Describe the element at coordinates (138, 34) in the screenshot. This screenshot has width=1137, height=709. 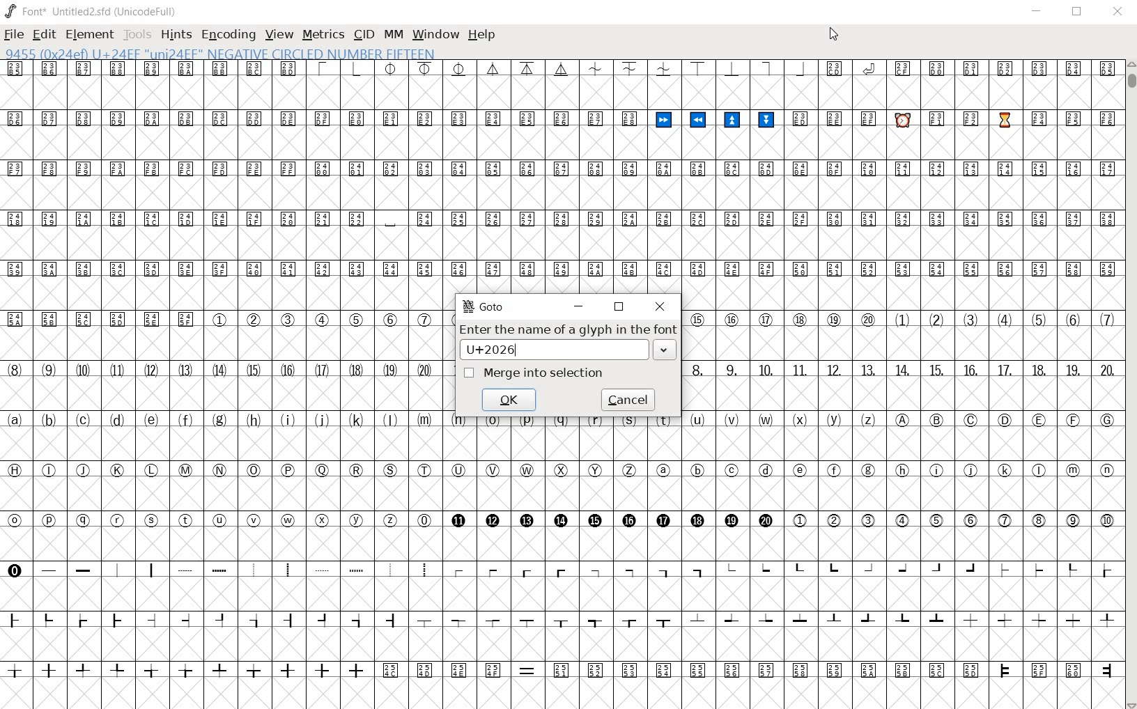
I see `TOOLS` at that location.